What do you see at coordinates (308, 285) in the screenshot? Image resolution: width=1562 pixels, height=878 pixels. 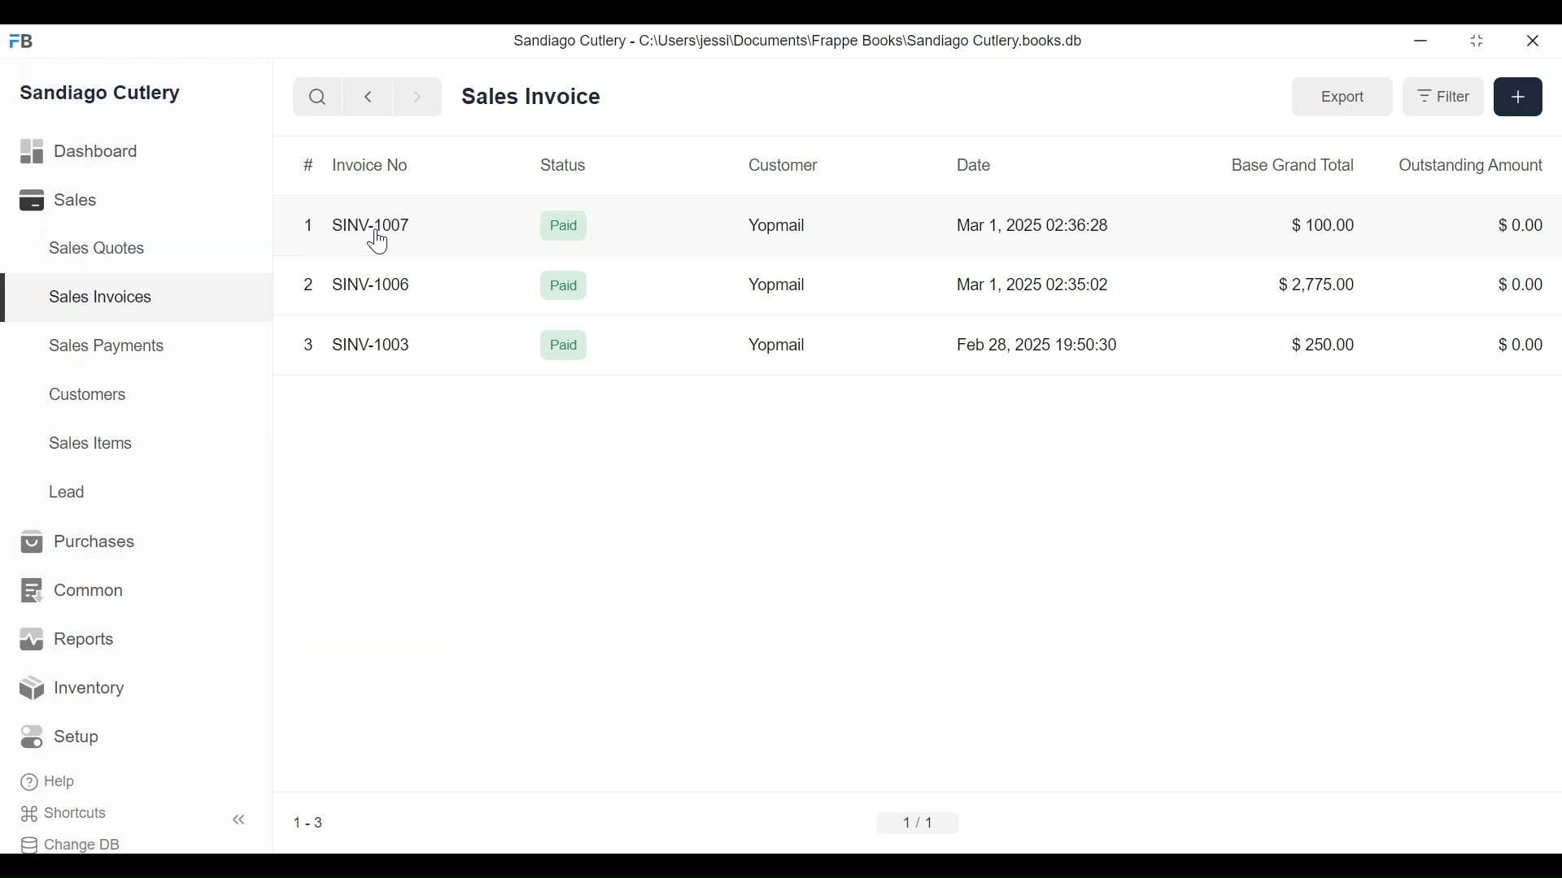 I see `2` at bounding box center [308, 285].